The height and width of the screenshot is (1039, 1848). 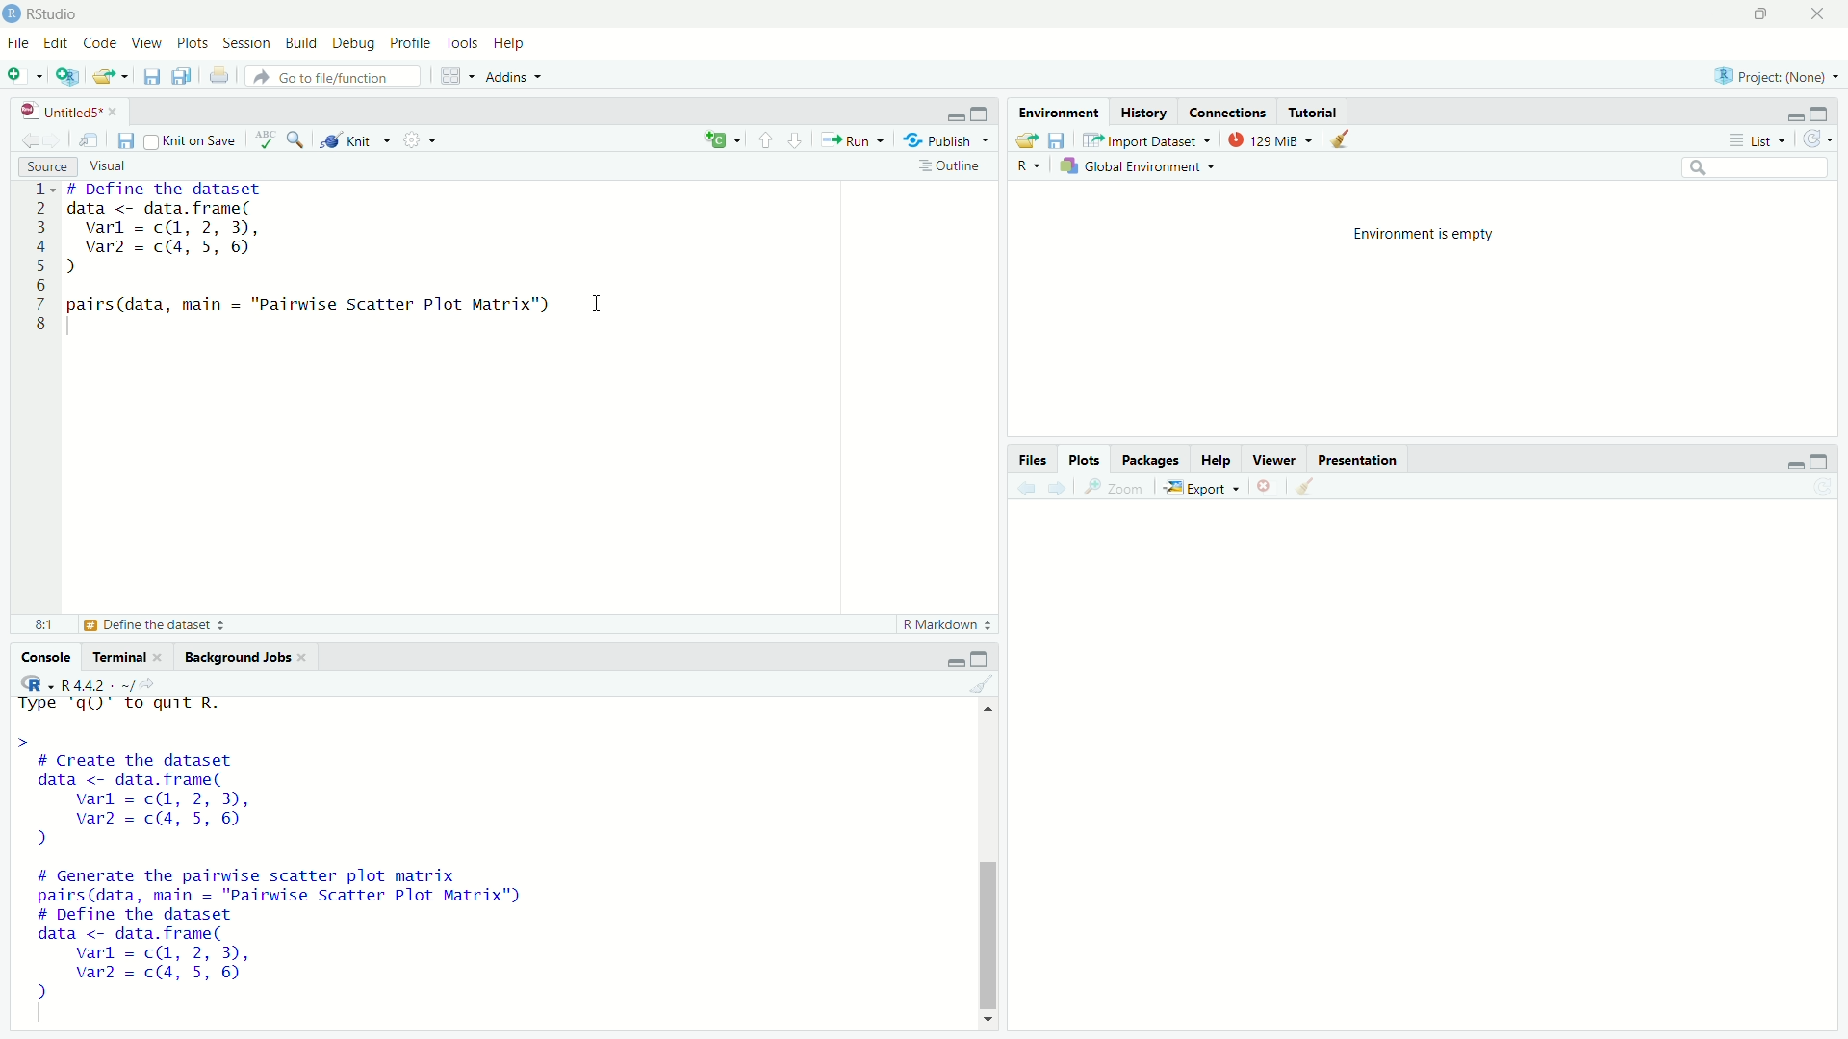 What do you see at coordinates (48, 14) in the screenshot?
I see `RStudio` at bounding box center [48, 14].